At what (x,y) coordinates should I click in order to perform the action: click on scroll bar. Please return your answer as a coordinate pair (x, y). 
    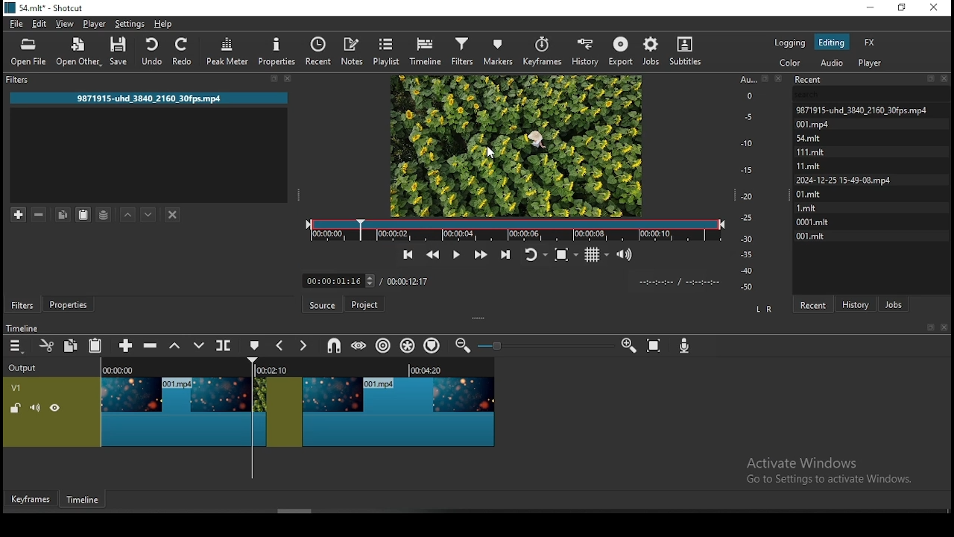
    Looking at the image, I should click on (301, 511).